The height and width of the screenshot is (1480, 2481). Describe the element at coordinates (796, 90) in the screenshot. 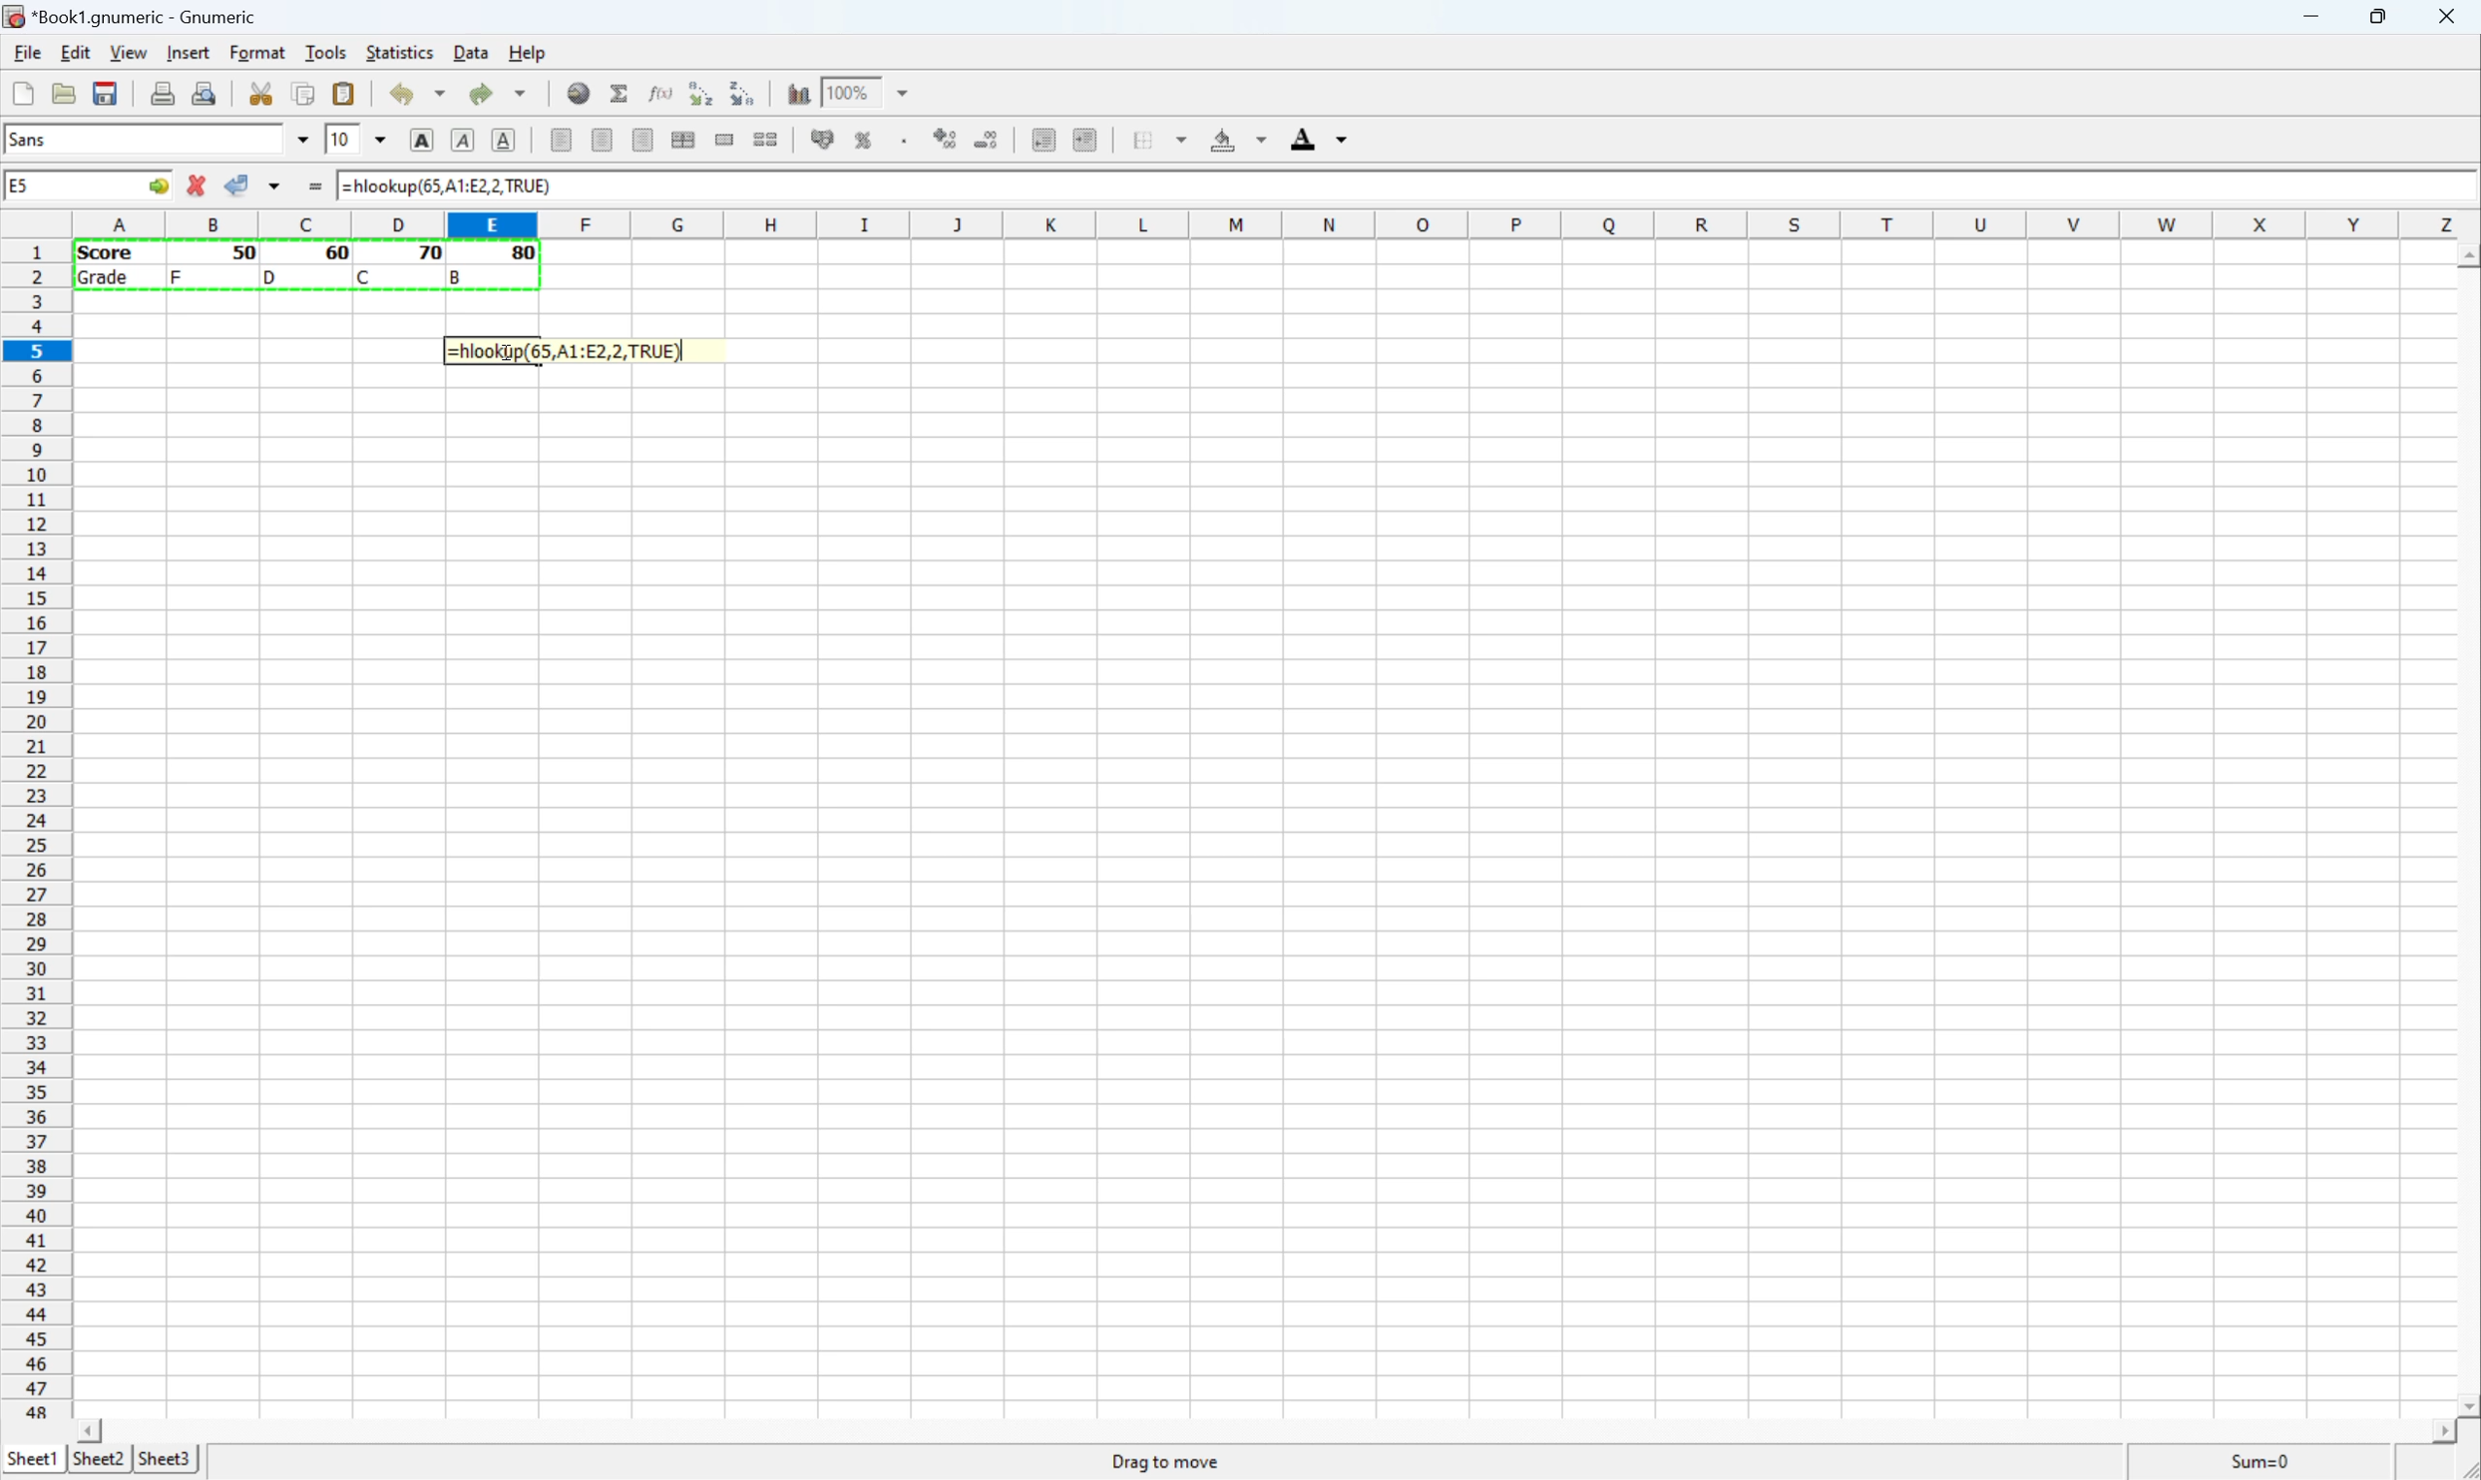

I see `Insert Chart` at that location.